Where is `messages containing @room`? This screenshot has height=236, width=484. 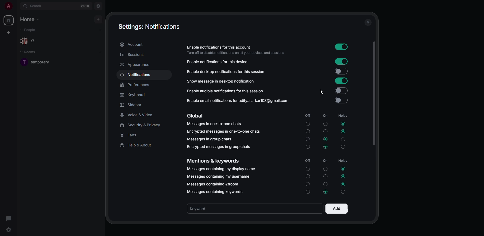 messages containing @room is located at coordinates (212, 184).